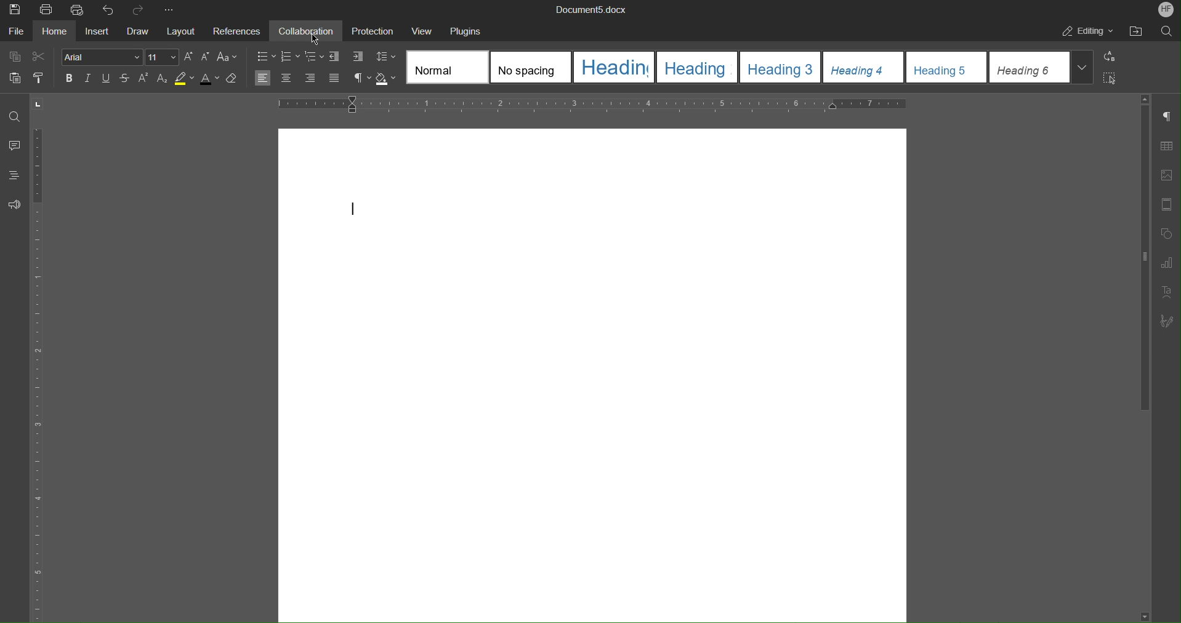 The width and height of the screenshot is (1181, 623). Describe the element at coordinates (592, 103) in the screenshot. I see `Horizontal Ruler` at that location.